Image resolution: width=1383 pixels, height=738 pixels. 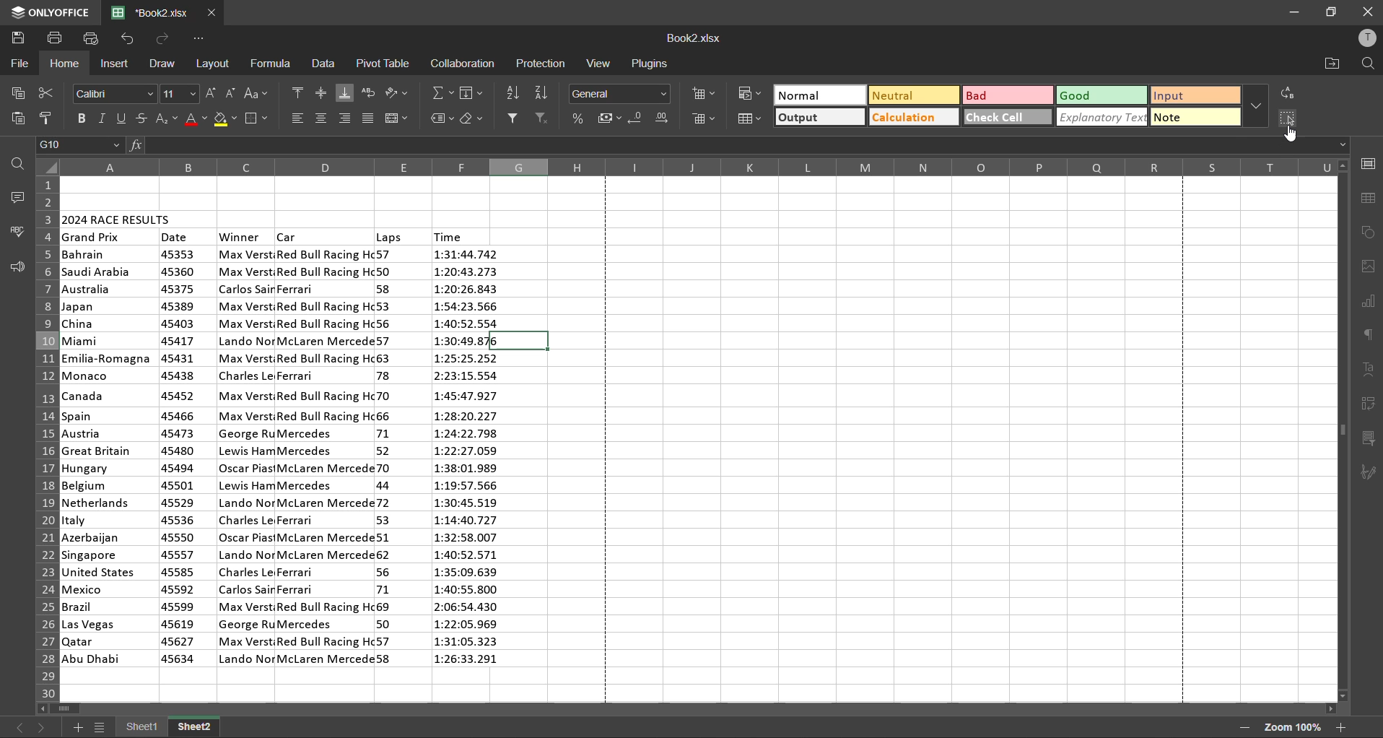 What do you see at coordinates (168, 120) in the screenshot?
I see `sub/superscript` at bounding box center [168, 120].